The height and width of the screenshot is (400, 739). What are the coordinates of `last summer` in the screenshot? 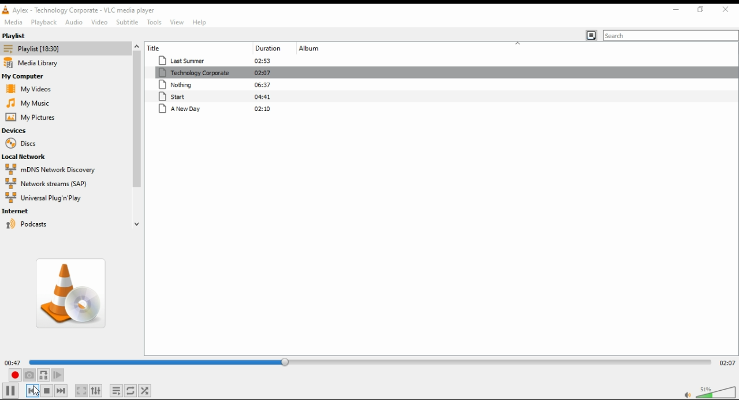 It's located at (187, 60).